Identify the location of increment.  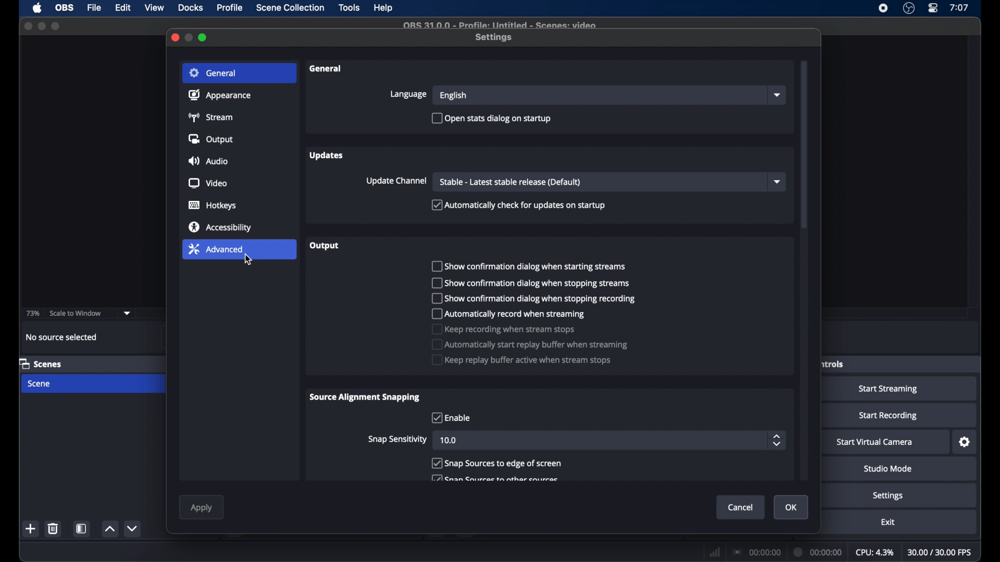
(110, 529).